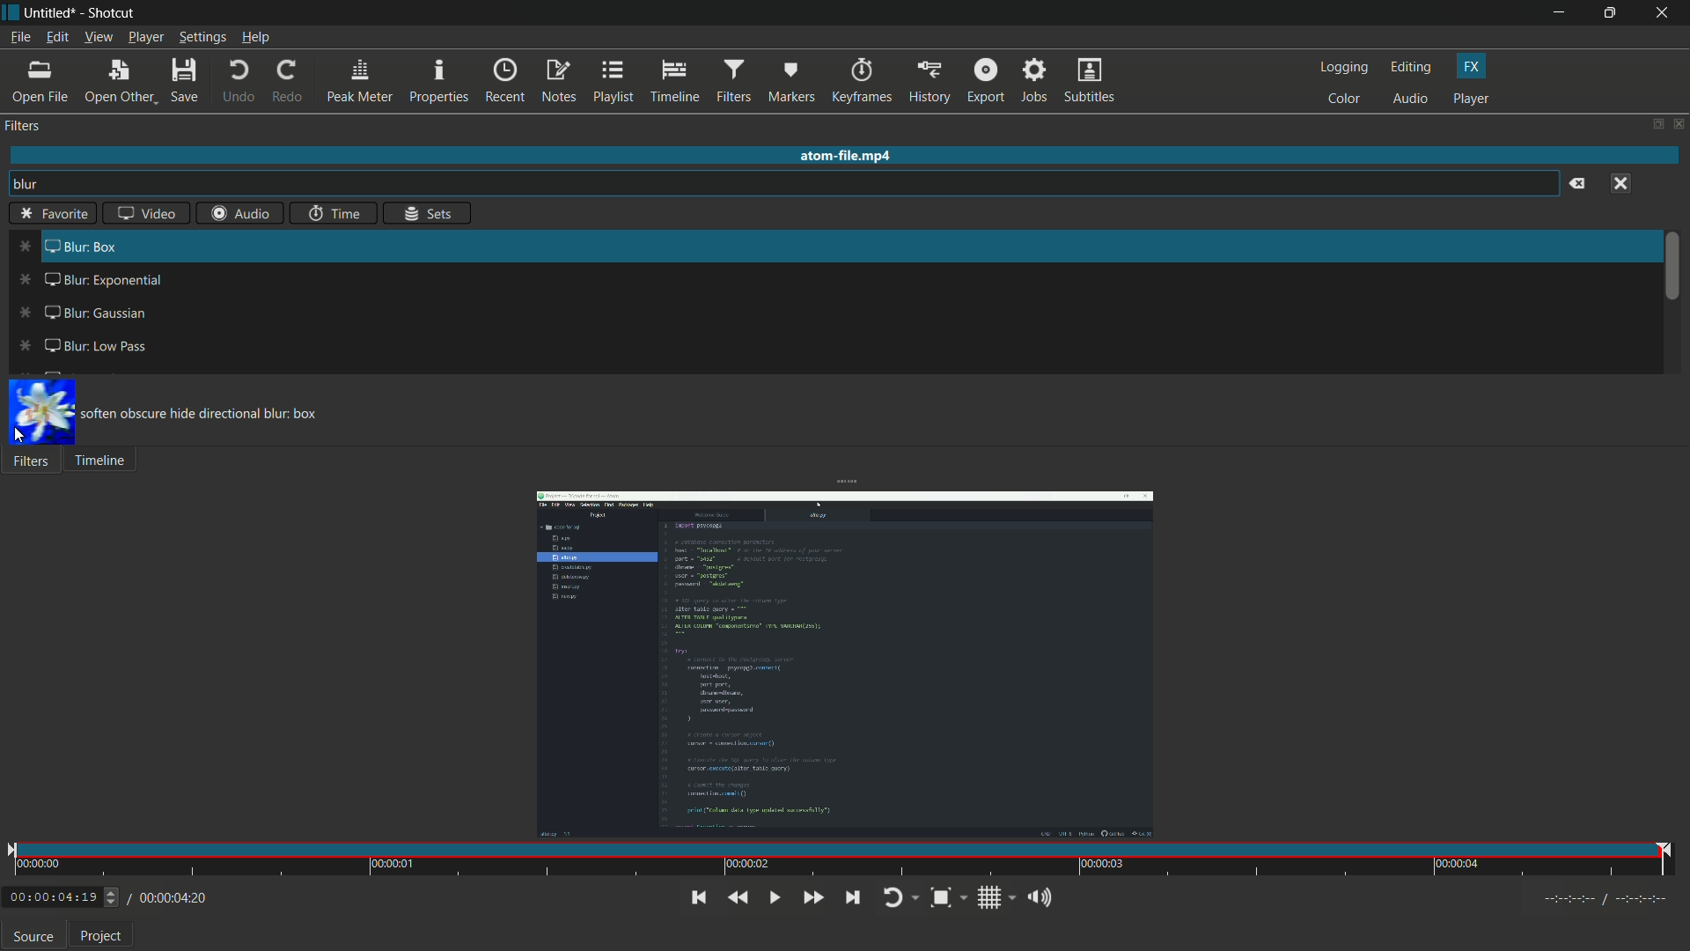  Describe the element at coordinates (258, 38) in the screenshot. I see `help menu` at that location.